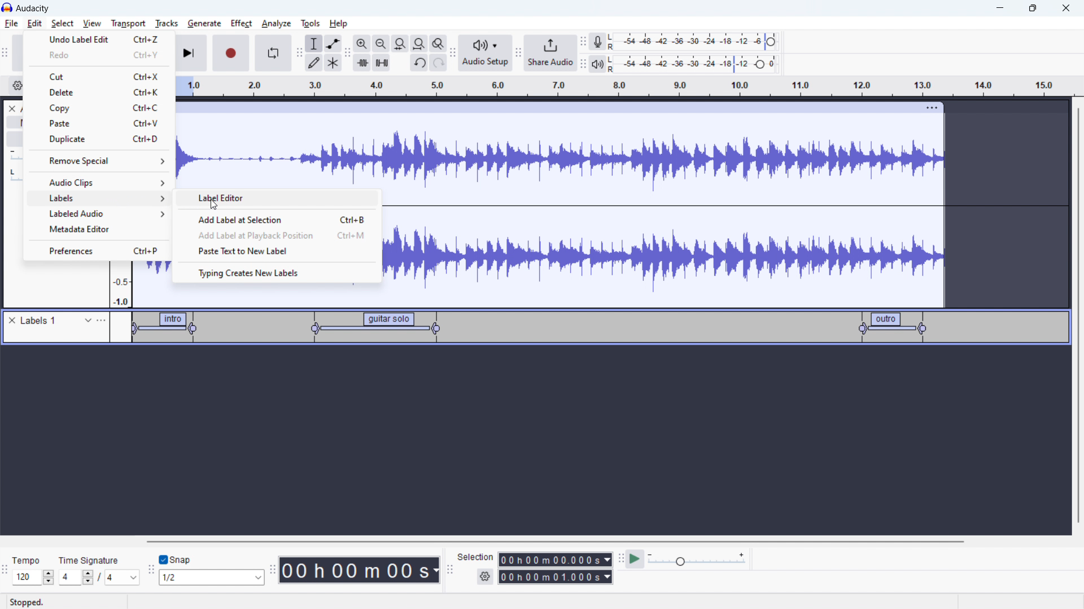  What do you see at coordinates (439, 63) in the screenshot?
I see `undo` at bounding box center [439, 63].